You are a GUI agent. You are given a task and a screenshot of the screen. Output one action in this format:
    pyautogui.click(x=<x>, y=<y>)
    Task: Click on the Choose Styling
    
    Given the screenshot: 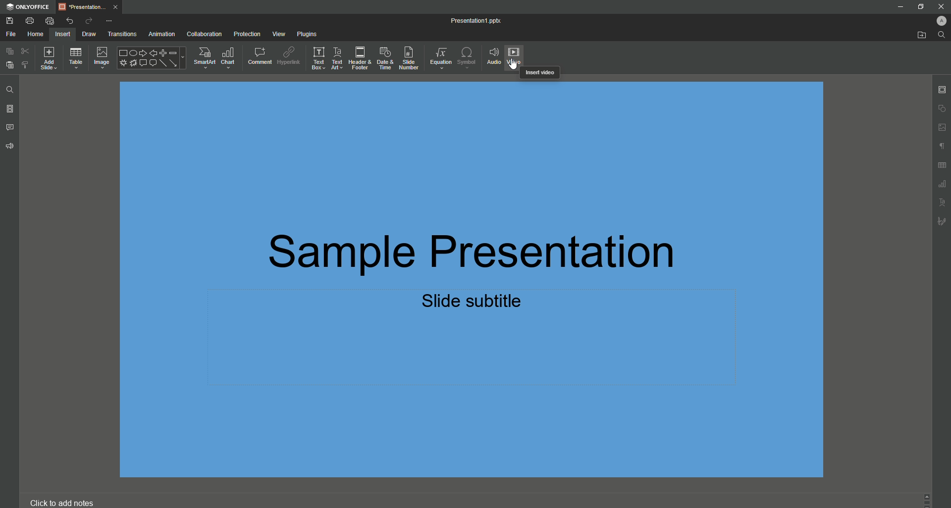 What is the action you would take?
    pyautogui.click(x=26, y=66)
    